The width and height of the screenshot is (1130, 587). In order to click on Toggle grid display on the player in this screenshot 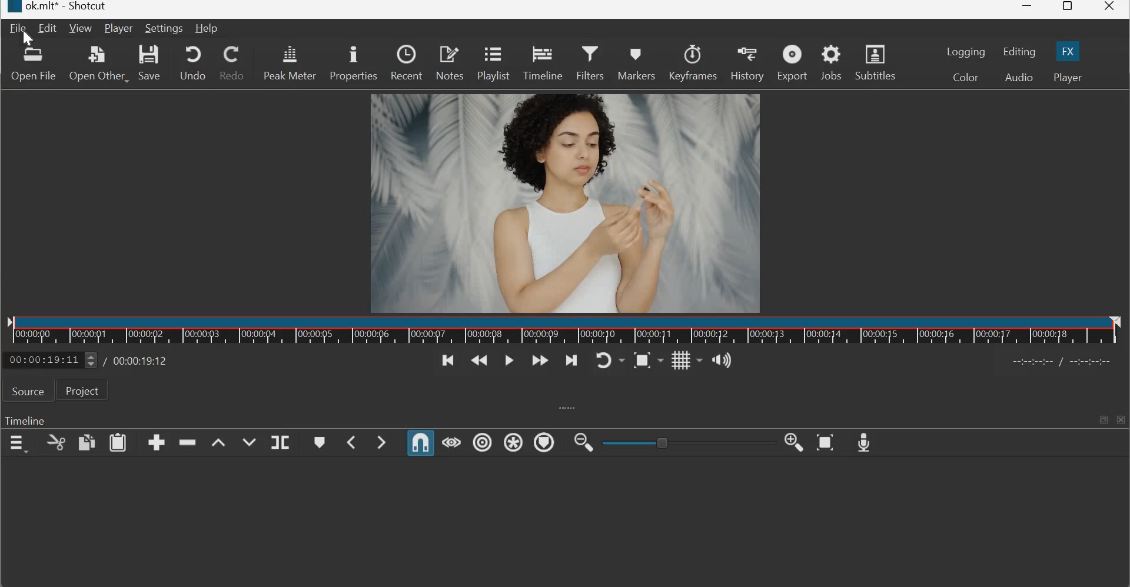, I will do `click(686, 359)`.